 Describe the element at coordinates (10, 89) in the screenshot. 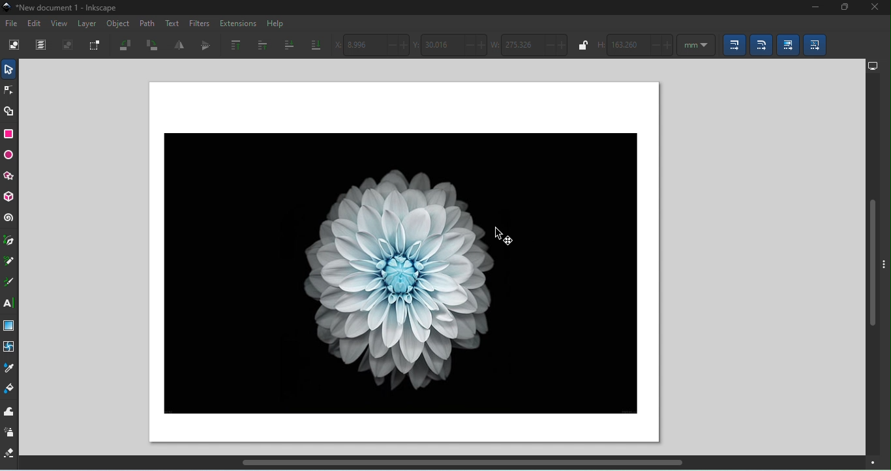

I see `Node tool` at that location.